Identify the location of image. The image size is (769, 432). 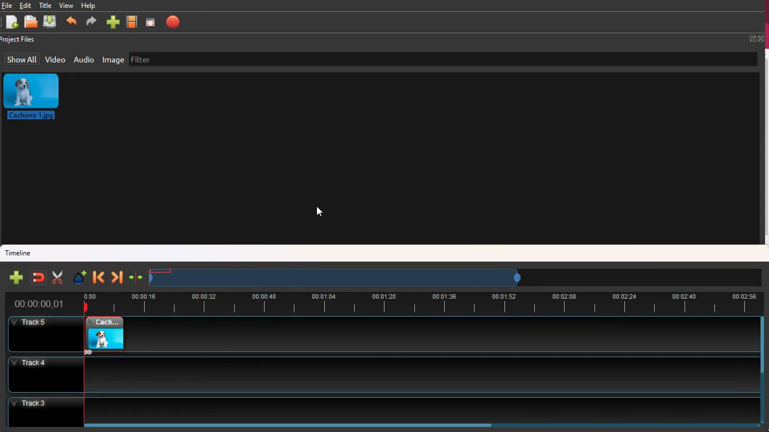
(113, 61).